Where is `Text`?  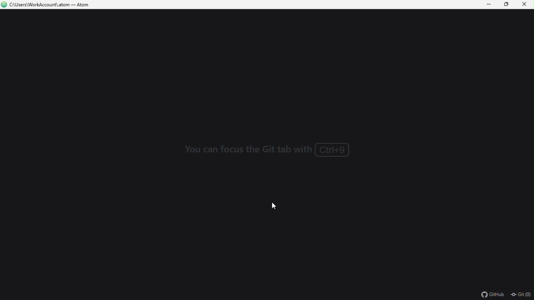
Text is located at coordinates (270, 154).